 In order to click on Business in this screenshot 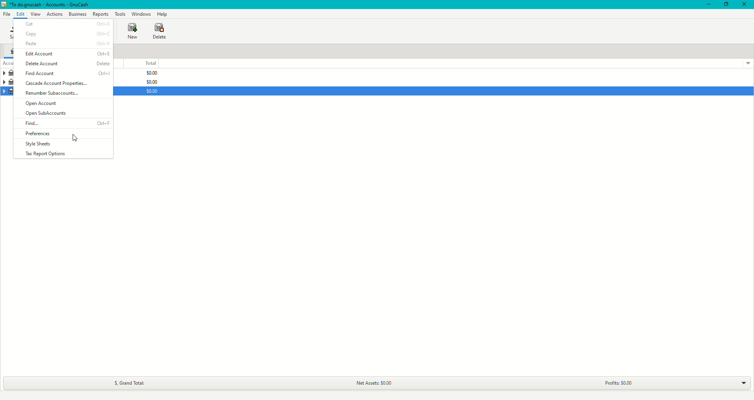, I will do `click(77, 13)`.